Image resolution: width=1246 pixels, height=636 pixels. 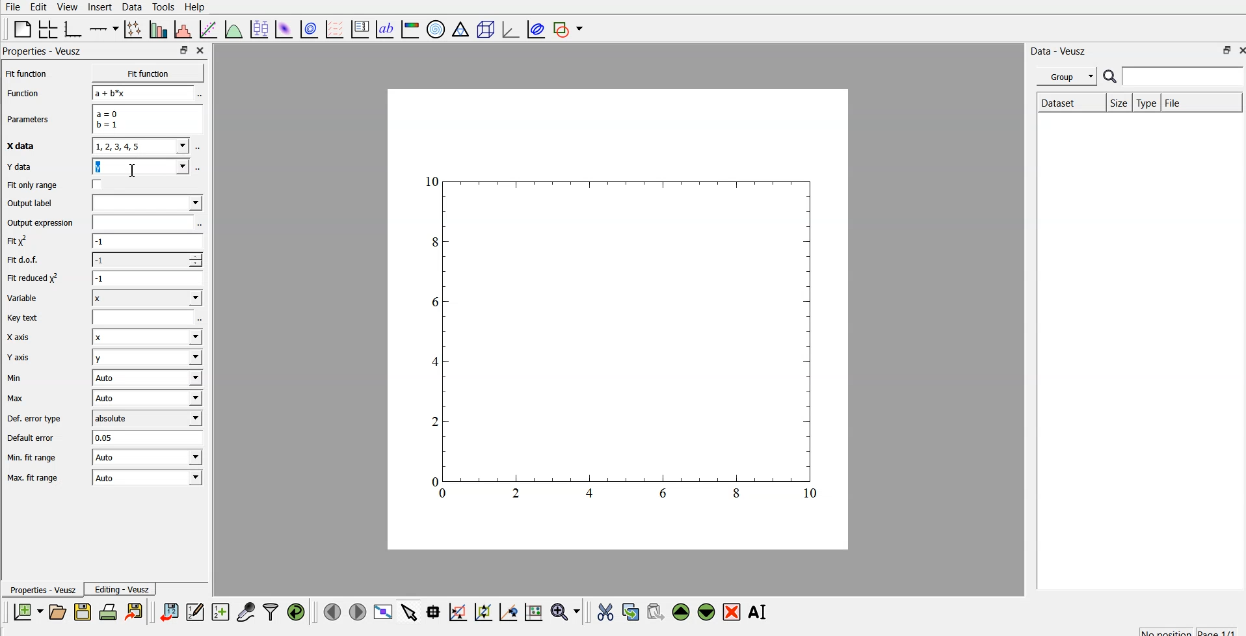 What do you see at coordinates (126, 589) in the screenshot?
I see `Editing - Veusz` at bounding box center [126, 589].